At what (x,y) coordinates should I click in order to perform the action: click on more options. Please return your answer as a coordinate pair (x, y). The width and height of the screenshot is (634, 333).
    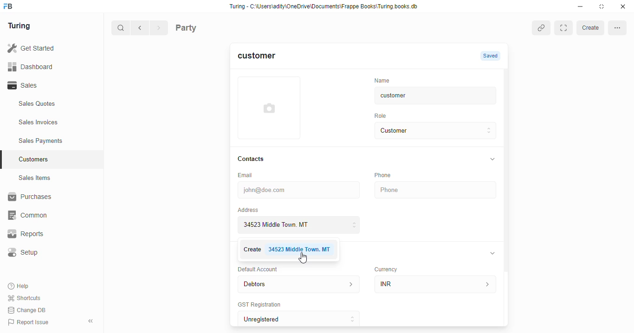
    Looking at the image, I should click on (618, 28).